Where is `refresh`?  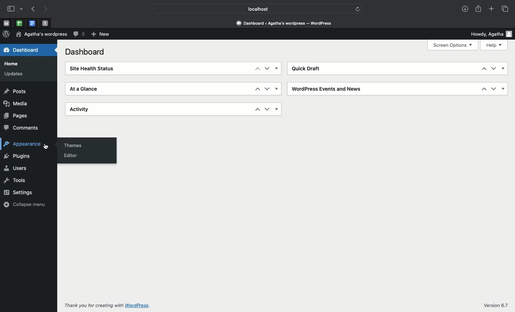
refresh is located at coordinates (358, 8).